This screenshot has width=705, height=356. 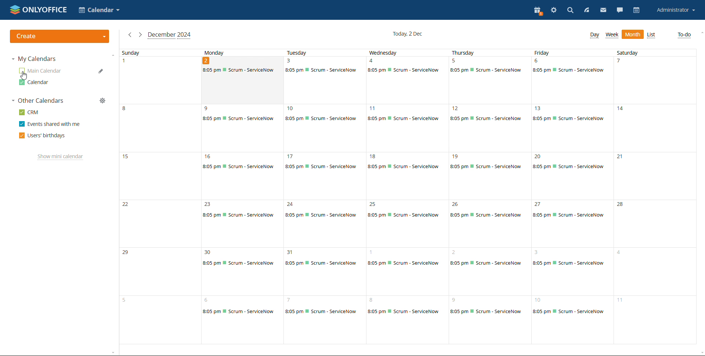 What do you see at coordinates (35, 59) in the screenshot?
I see `my calendars` at bounding box center [35, 59].